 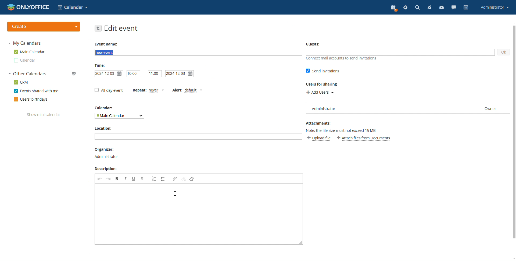 What do you see at coordinates (192, 179) in the screenshot?
I see `remove format` at bounding box center [192, 179].